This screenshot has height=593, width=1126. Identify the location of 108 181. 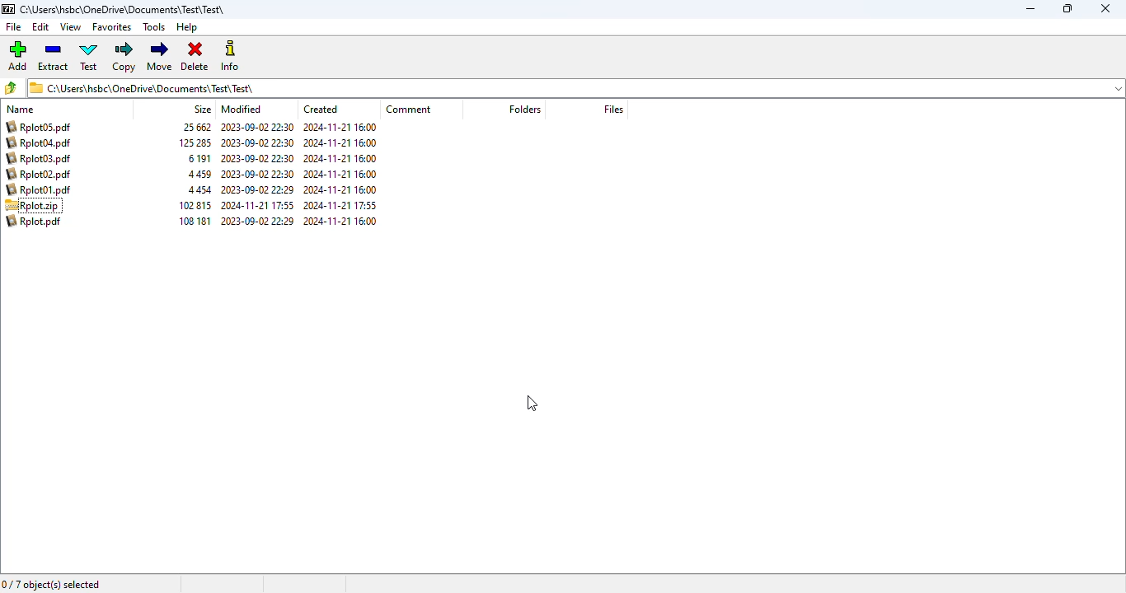
(192, 221).